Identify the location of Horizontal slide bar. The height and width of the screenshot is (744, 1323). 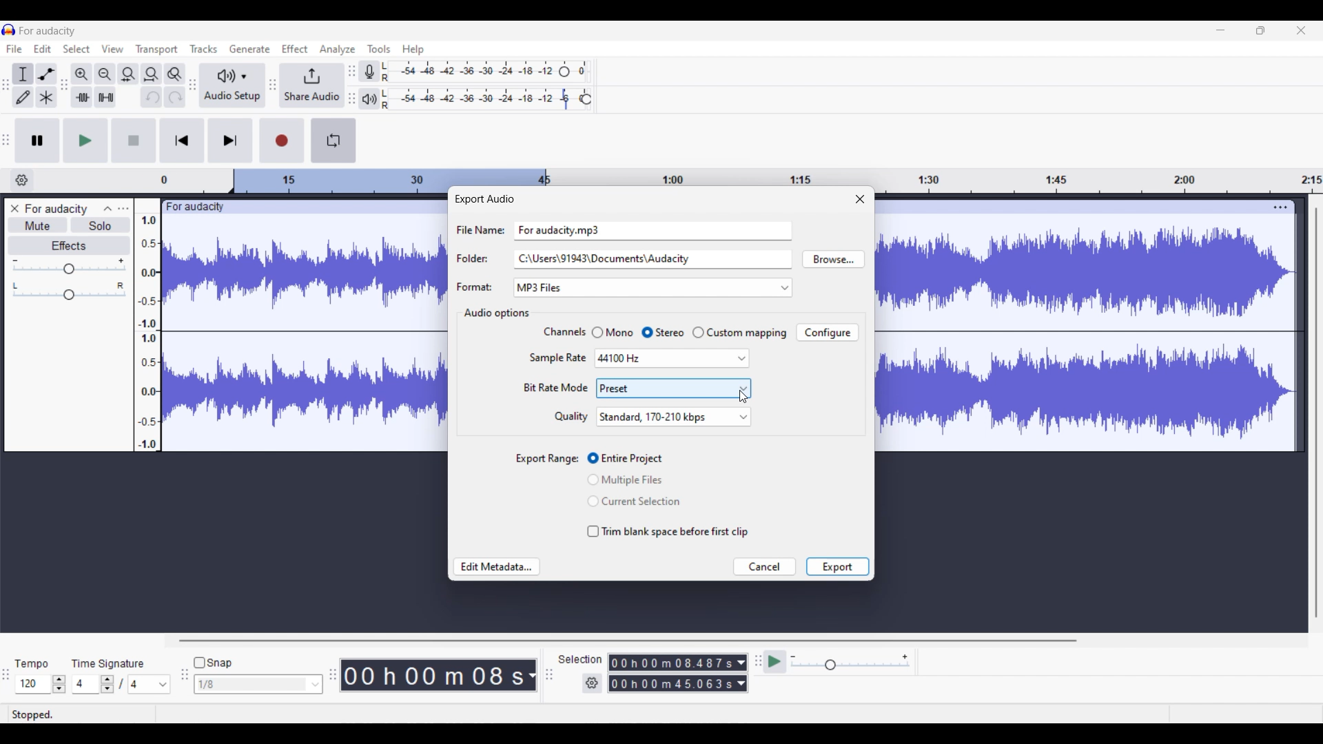
(627, 641).